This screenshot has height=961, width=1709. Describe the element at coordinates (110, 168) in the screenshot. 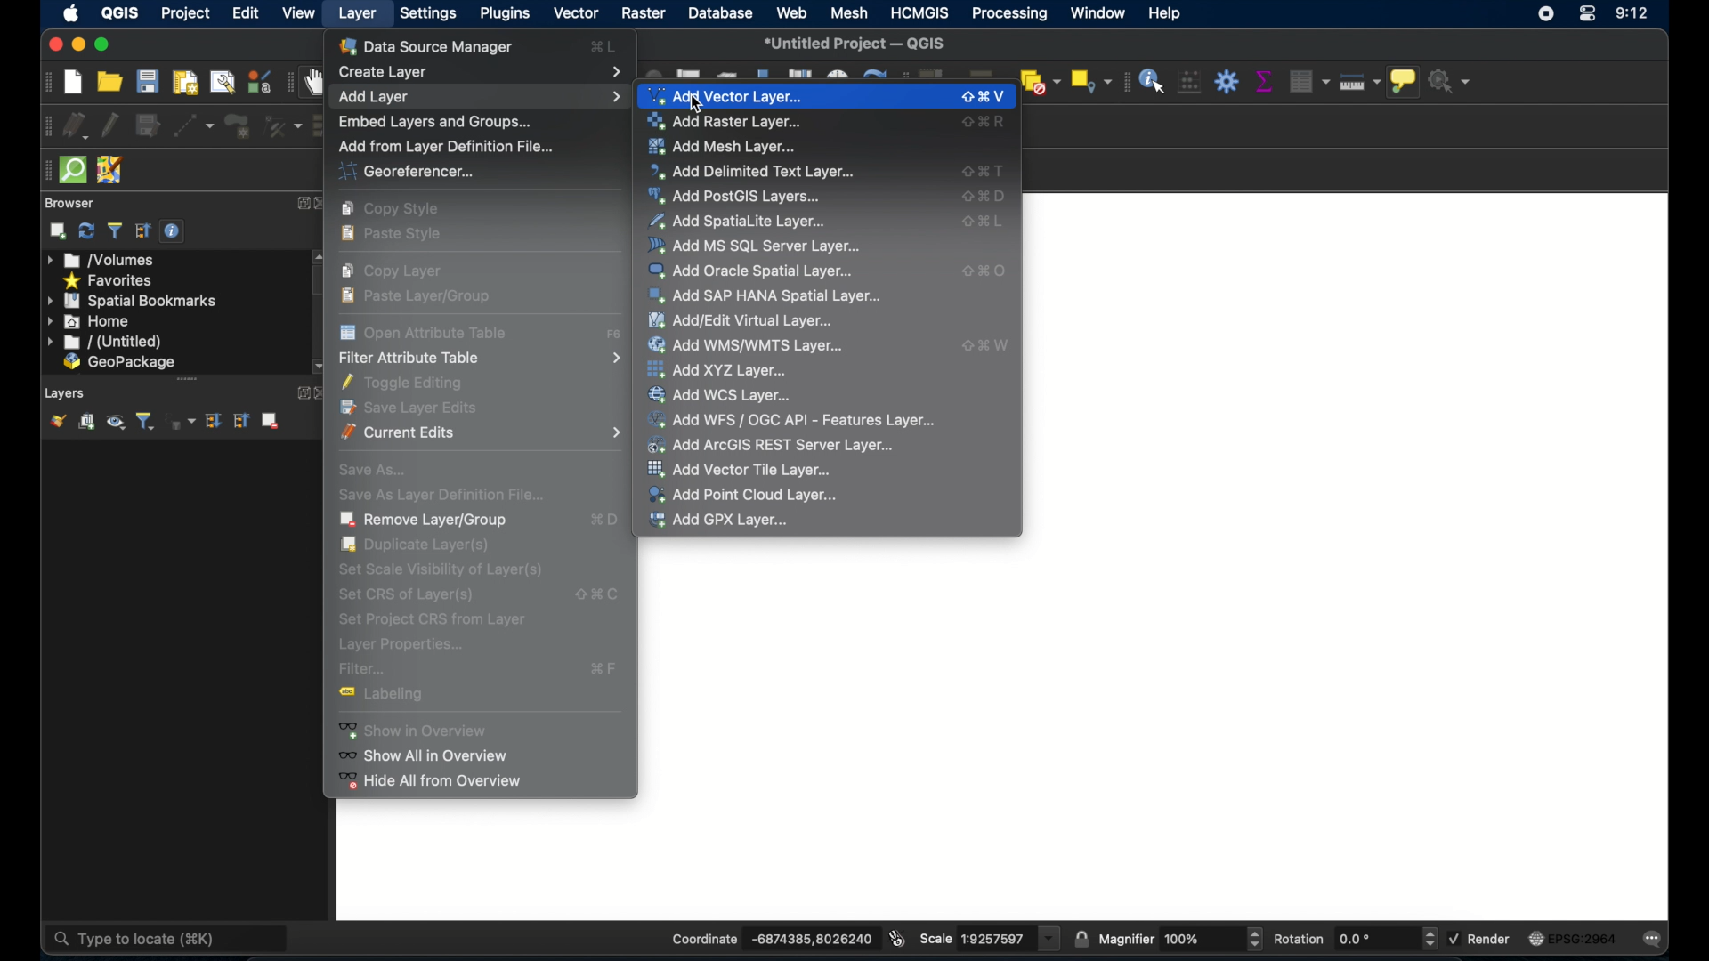

I see `josh remote` at that location.